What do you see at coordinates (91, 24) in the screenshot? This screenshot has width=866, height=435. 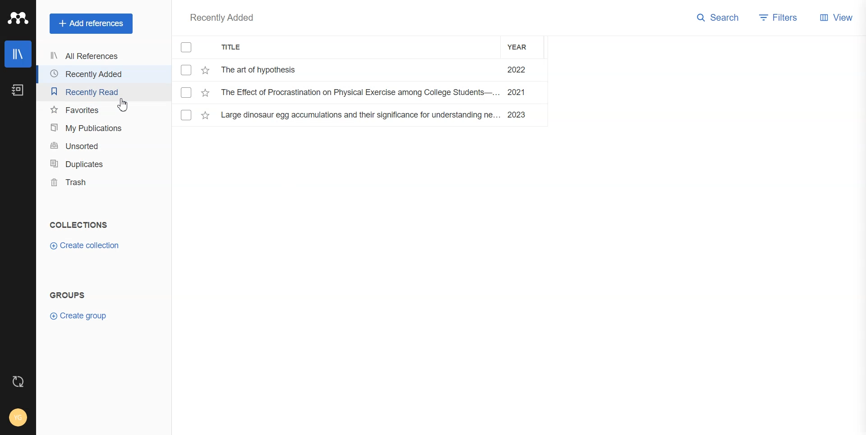 I see `Add references` at bounding box center [91, 24].